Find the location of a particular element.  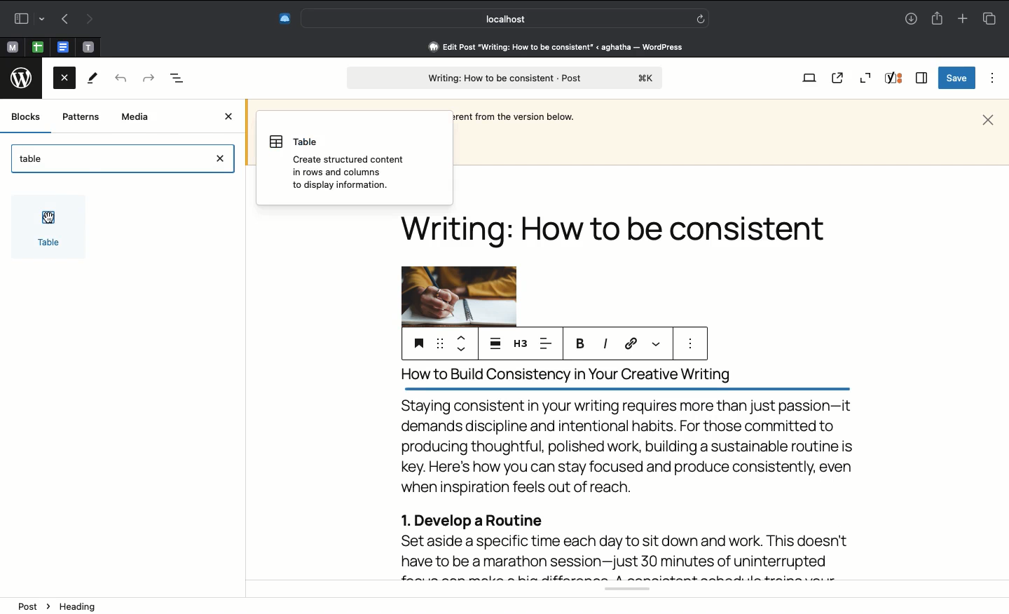

Zoom out is located at coordinates (867, 76).